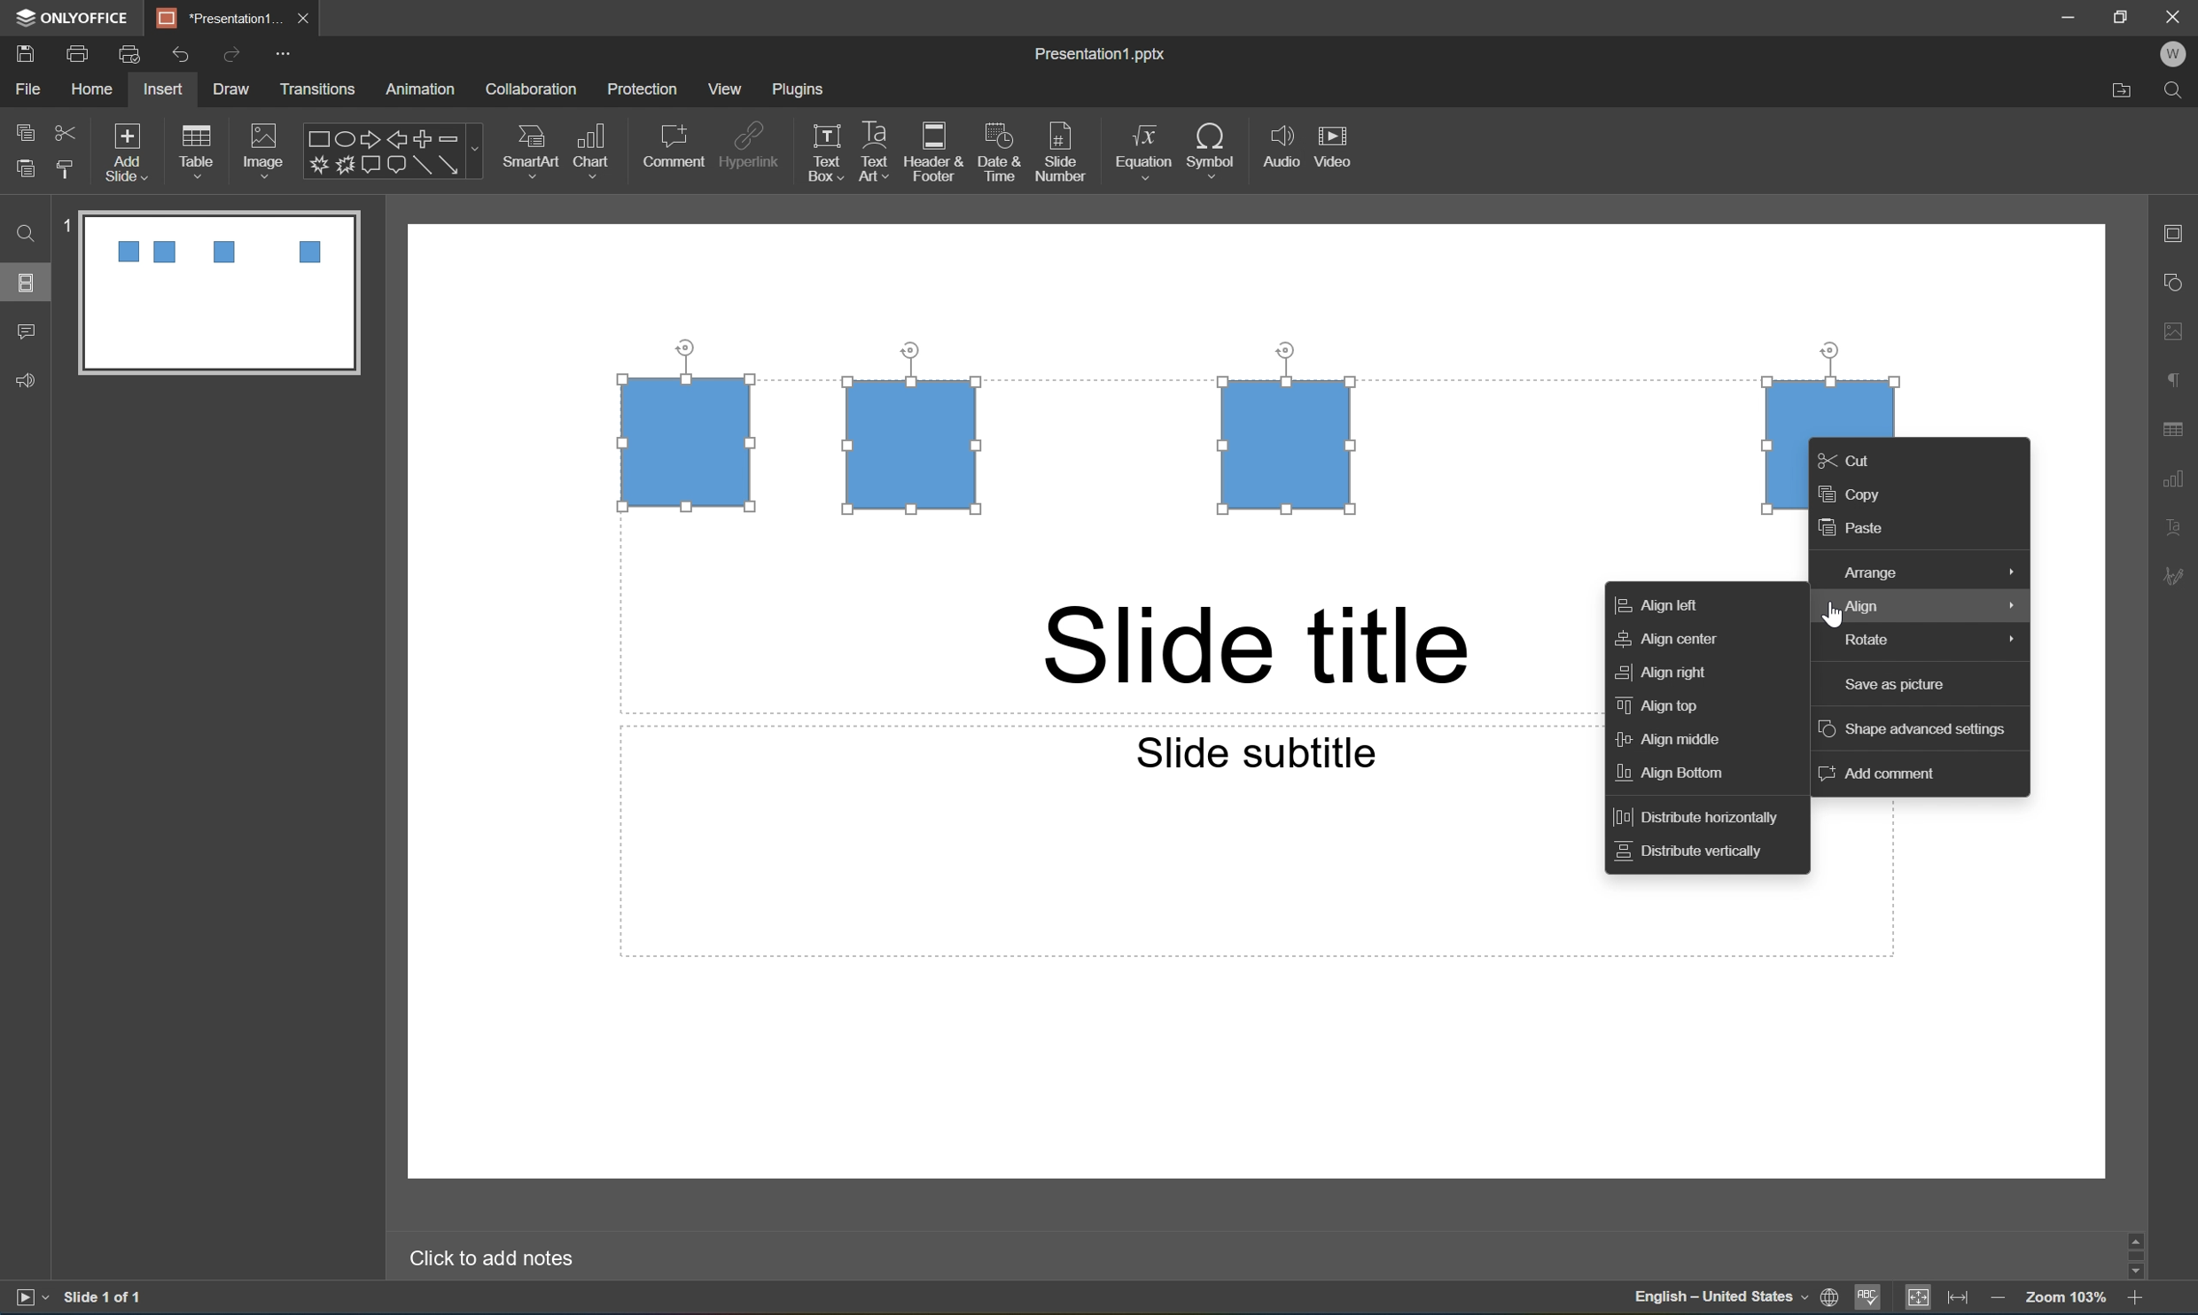 This screenshot has height=1315, width=2198. What do you see at coordinates (1671, 641) in the screenshot?
I see `align center` at bounding box center [1671, 641].